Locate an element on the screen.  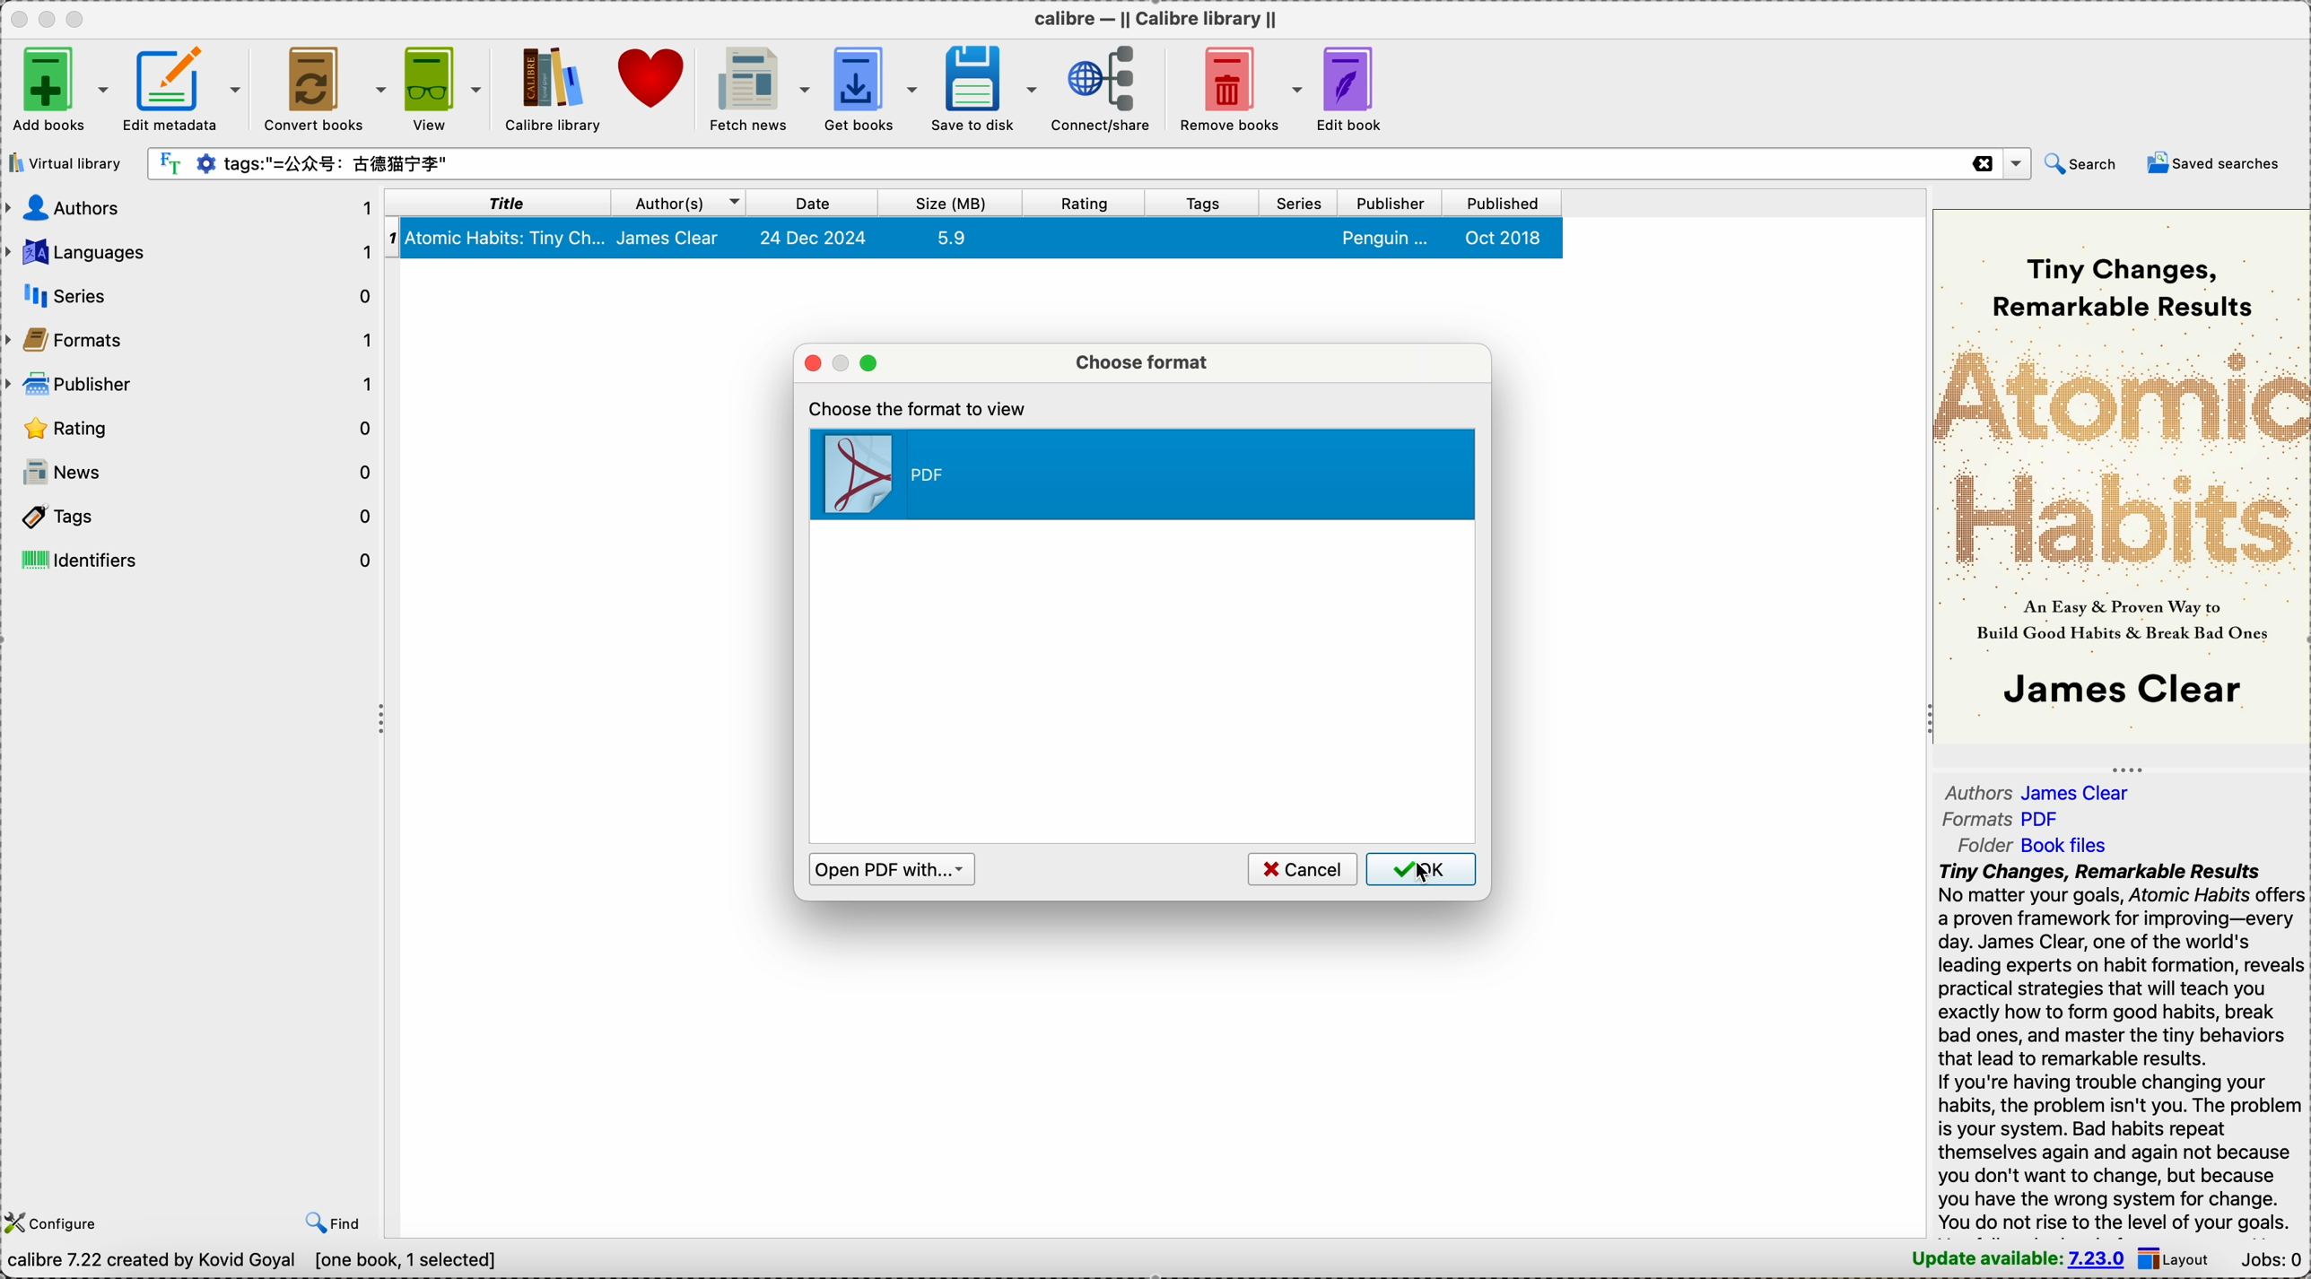
cursor is located at coordinates (1427, 870).